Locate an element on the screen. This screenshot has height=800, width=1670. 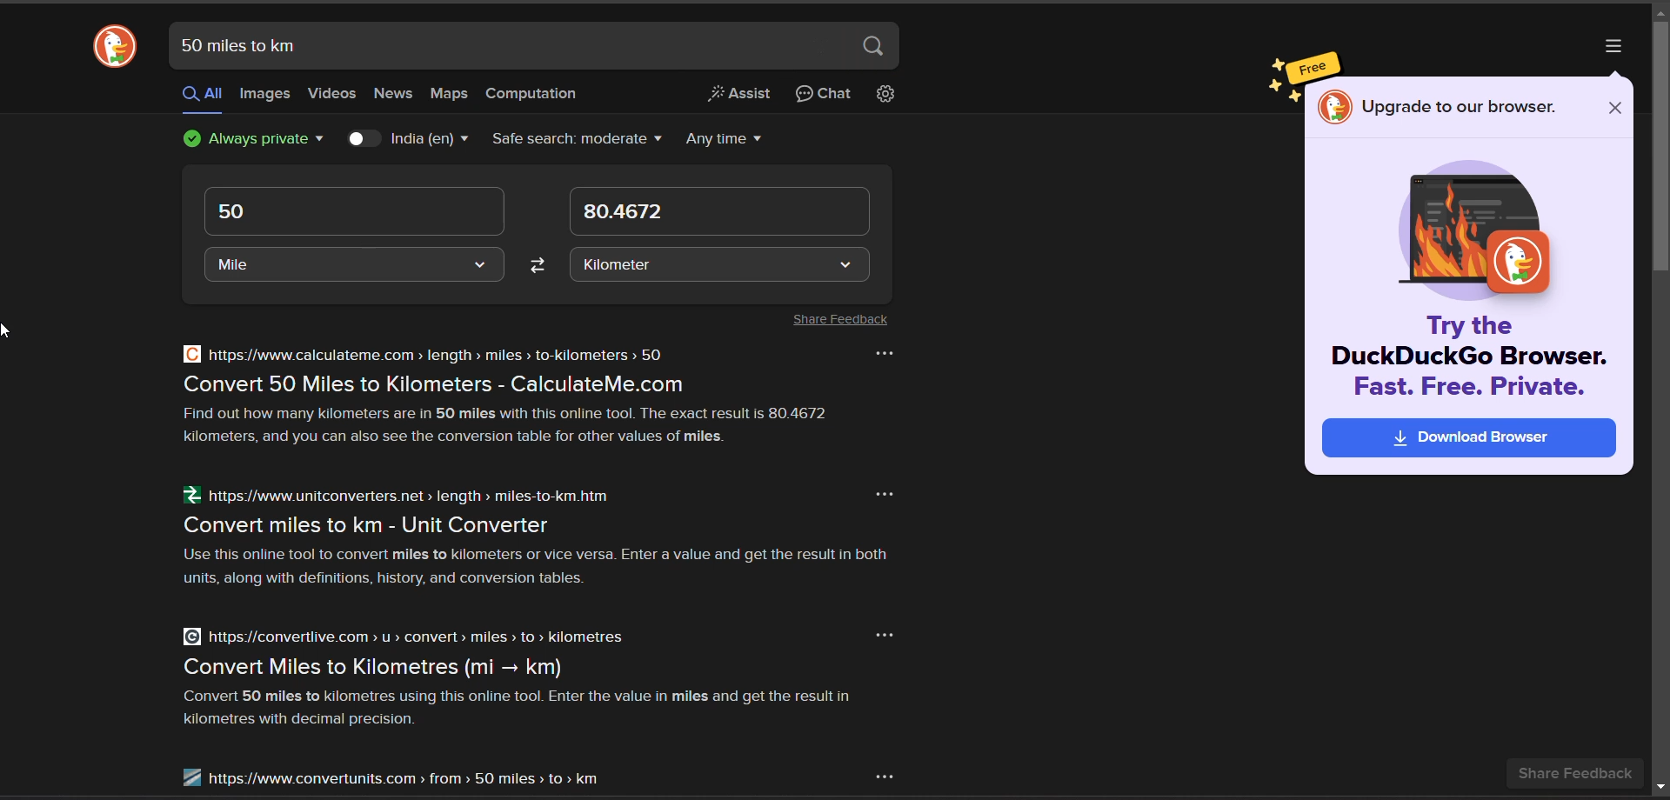
news is located at coordinates (391, 95).